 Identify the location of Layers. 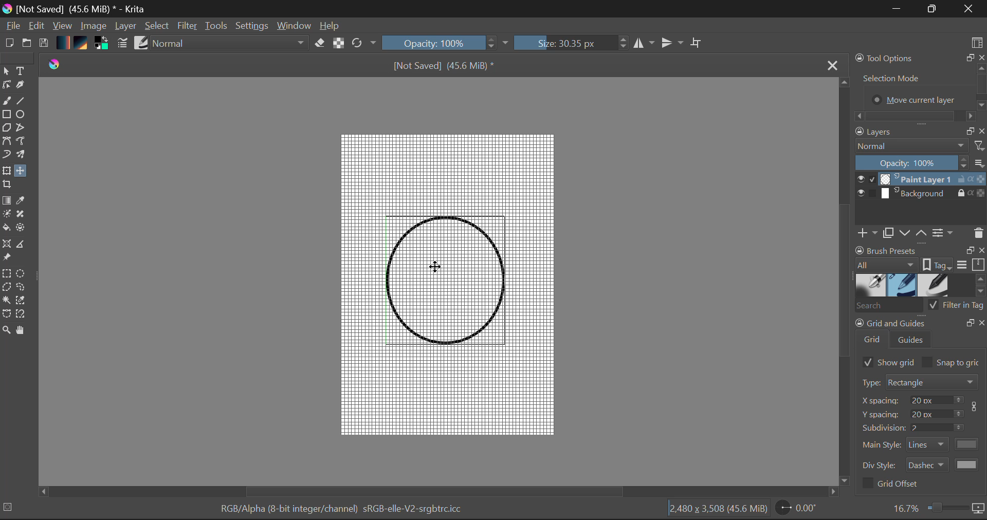
(921, 188).